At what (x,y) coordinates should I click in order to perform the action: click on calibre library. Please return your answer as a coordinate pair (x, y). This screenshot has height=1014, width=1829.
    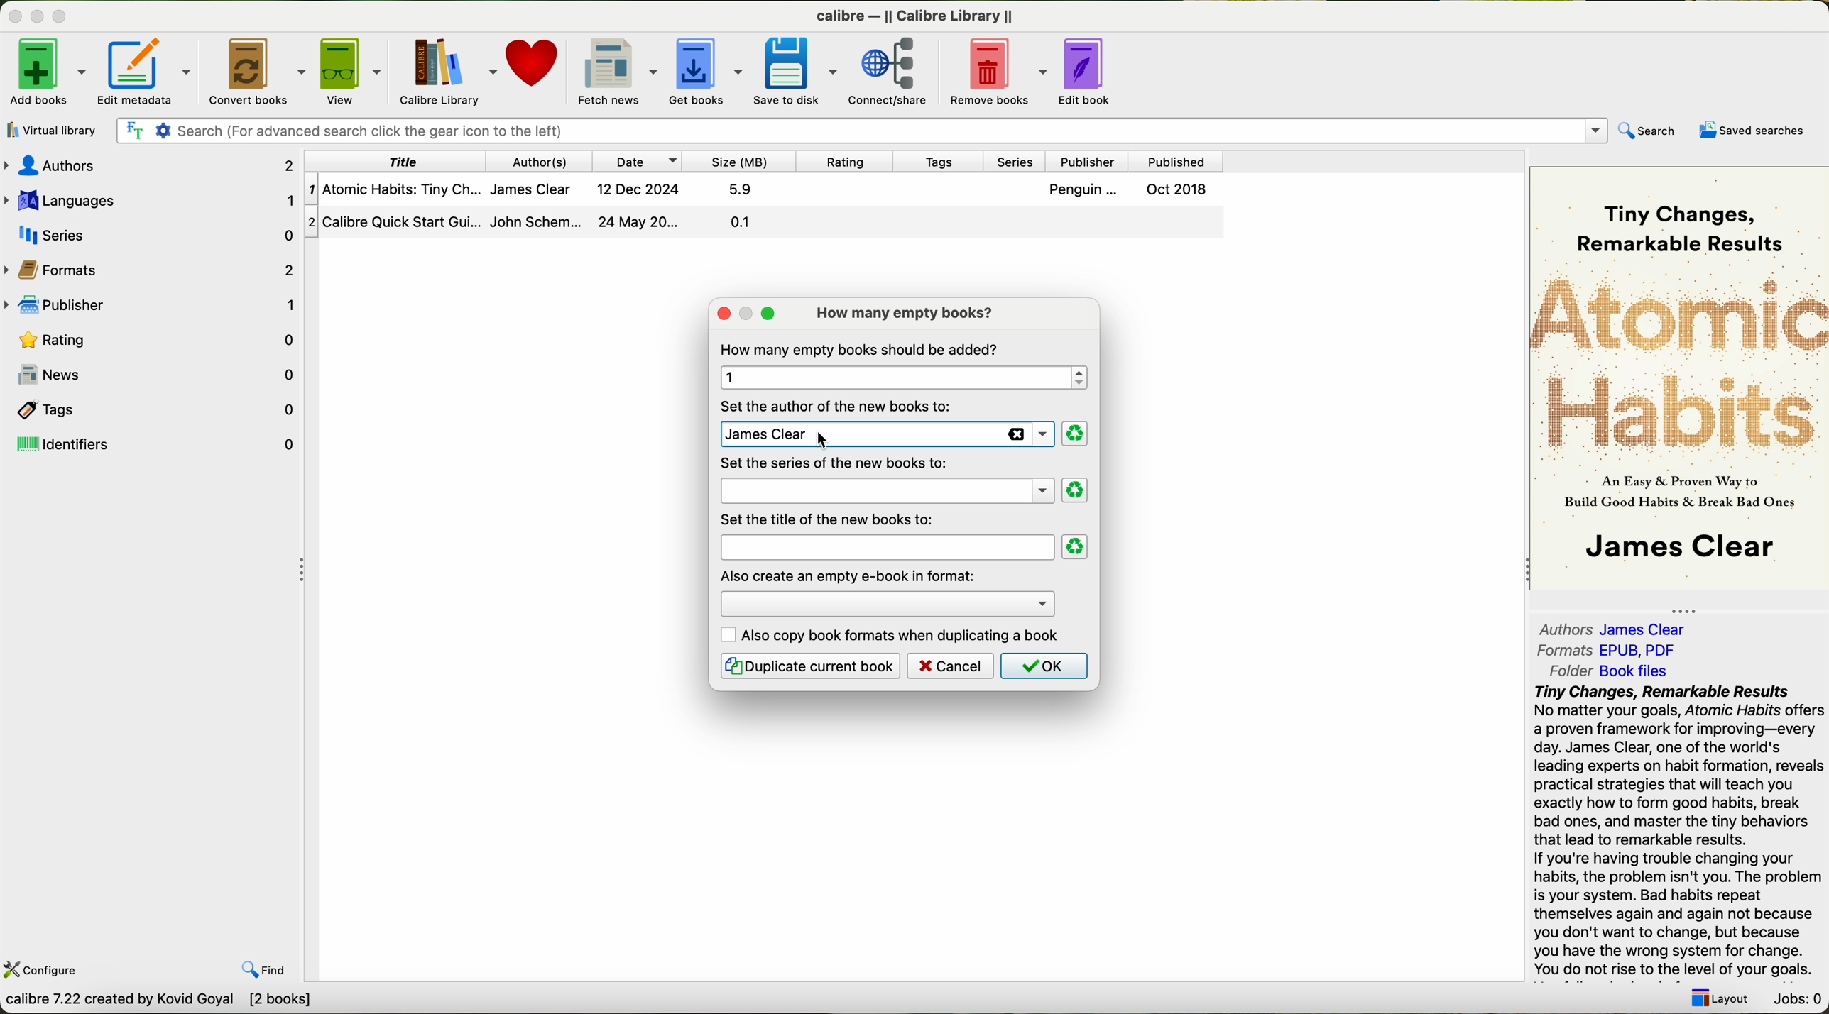
    Looking at the image, I should click on (444, 70).